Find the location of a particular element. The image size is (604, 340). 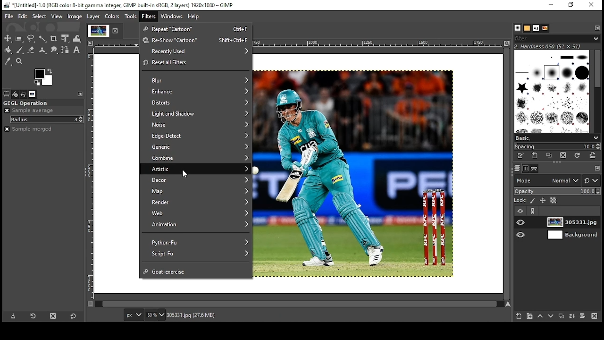

link is located at coordinates (534, 212).